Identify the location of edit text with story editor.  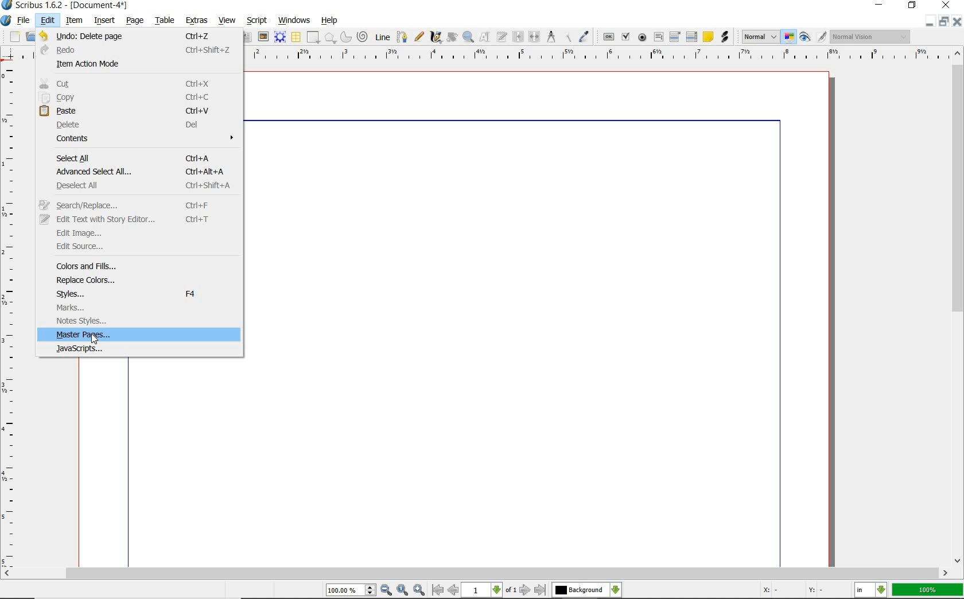
(135, 219).